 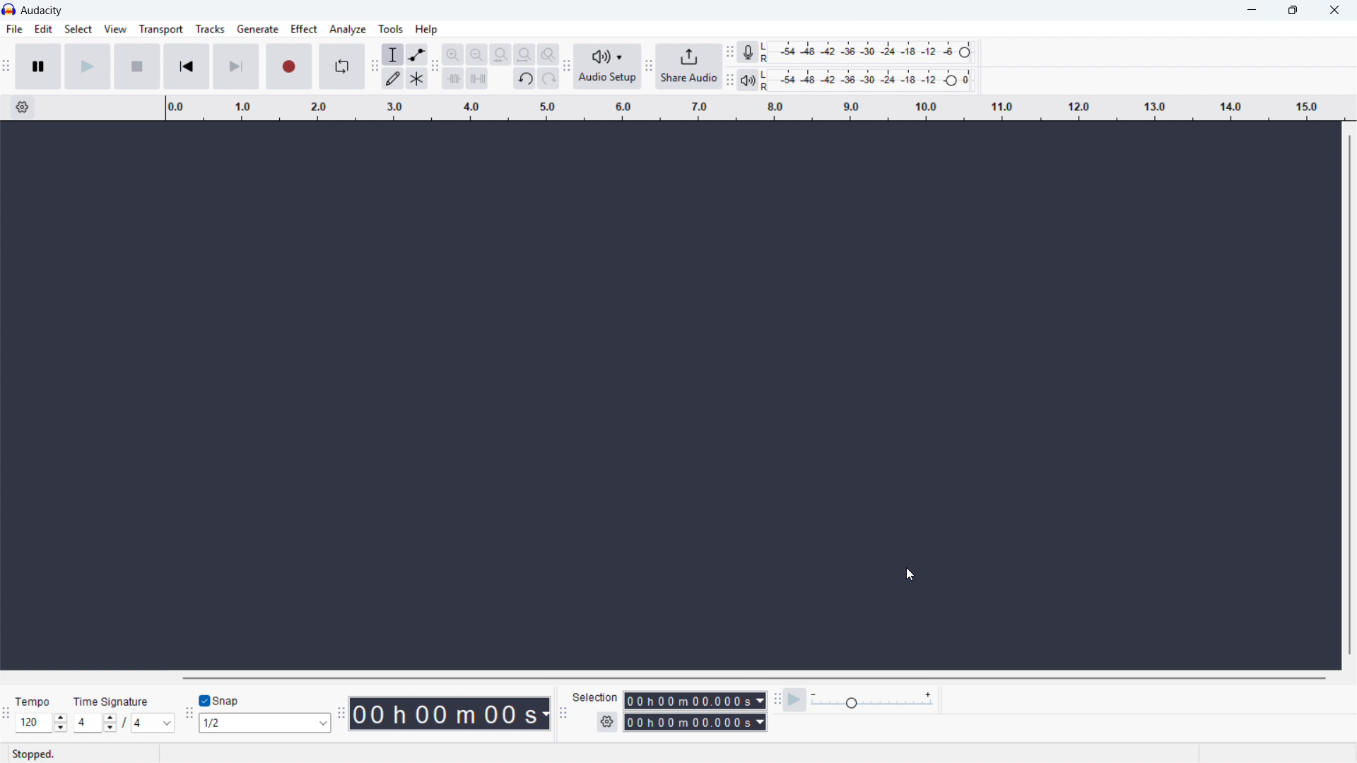 I want to click on help, so click(x=427, y=29).